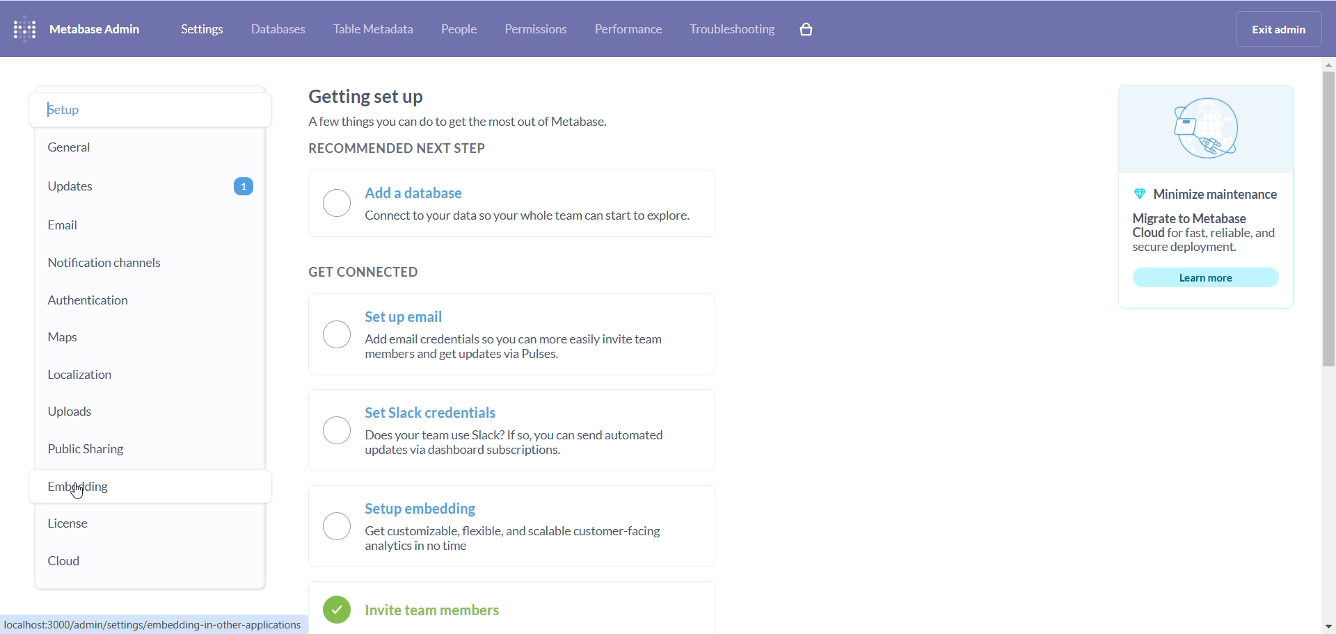  Describe the element at coordinates (500, 527) in the screenshot. I see `~~. Setup embedding
|) Getcustomizable, flexible, and scalable customer-facing
analytics inno time` at that location.